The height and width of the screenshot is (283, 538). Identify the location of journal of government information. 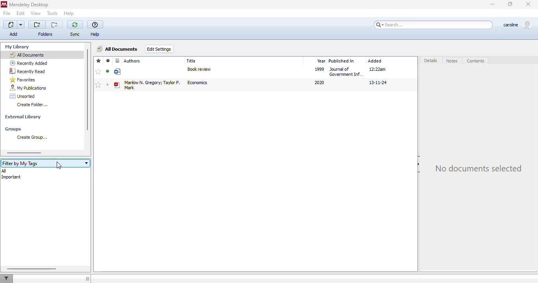
(346, 72).